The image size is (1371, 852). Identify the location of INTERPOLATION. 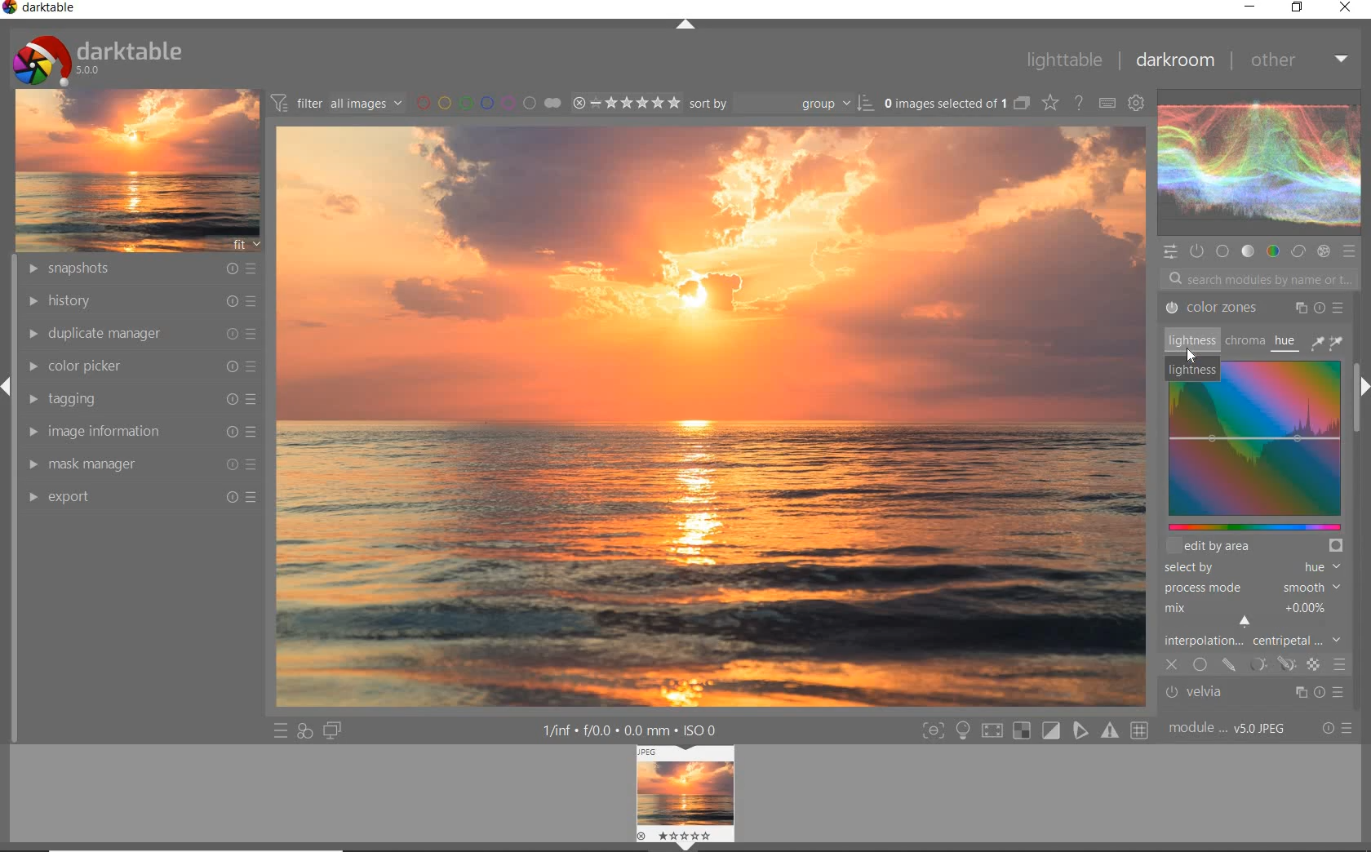
(1257, 623).